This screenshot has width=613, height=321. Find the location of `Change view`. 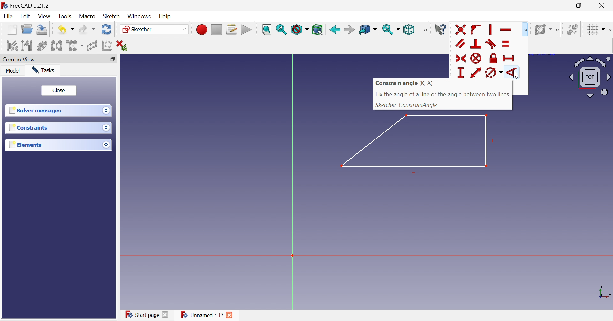

Change view is located at coordinates (112, 59).